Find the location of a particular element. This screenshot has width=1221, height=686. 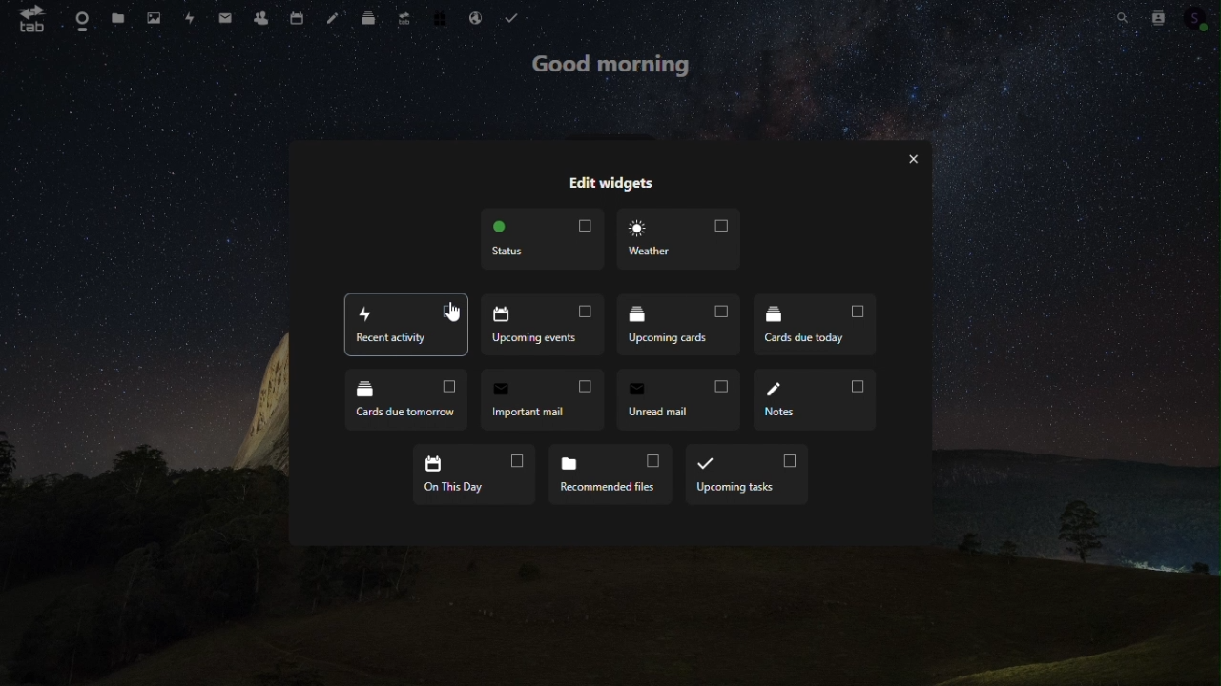

Status is located at coordinates (543, 239).